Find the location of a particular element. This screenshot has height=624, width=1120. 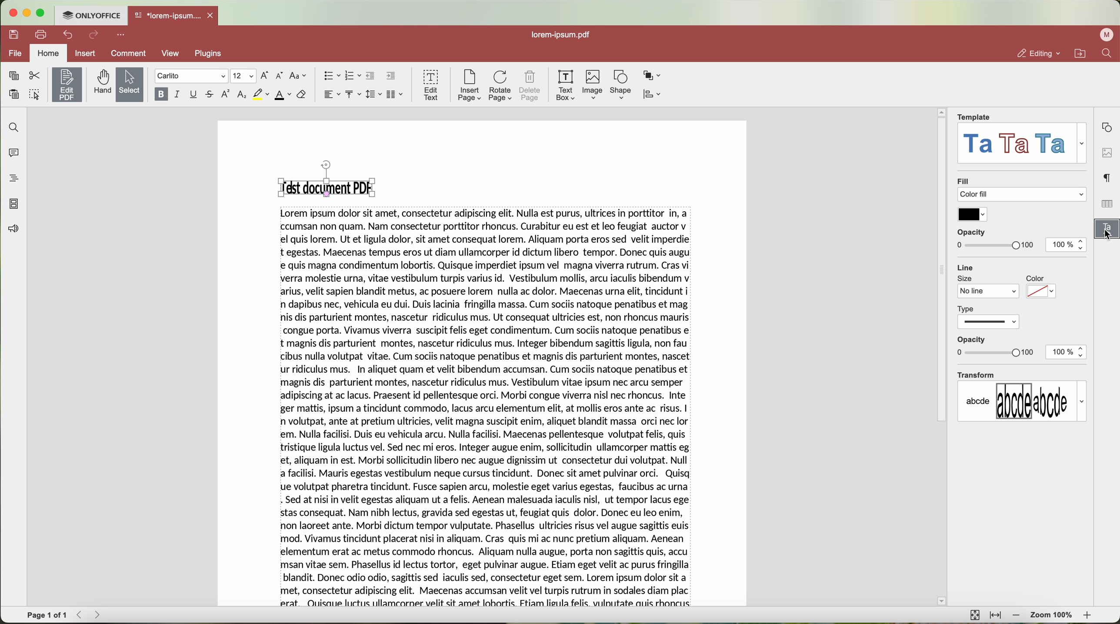

table settings is located at coordinates (1107, 204).